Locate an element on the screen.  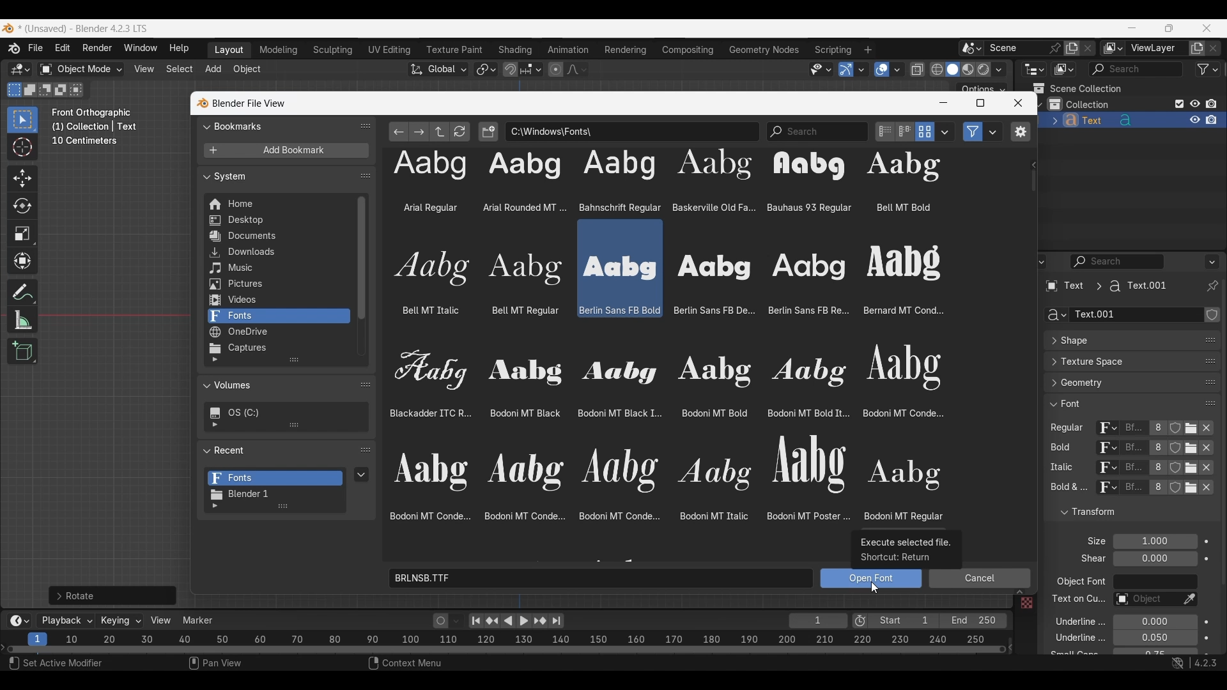
Filter is located at coordinates (1208, 69).